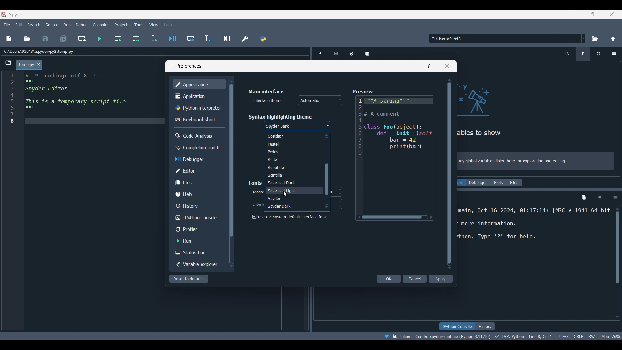  Describe the element at coordinates (288, 199) in the screenshot. I see `spyder` at that location.